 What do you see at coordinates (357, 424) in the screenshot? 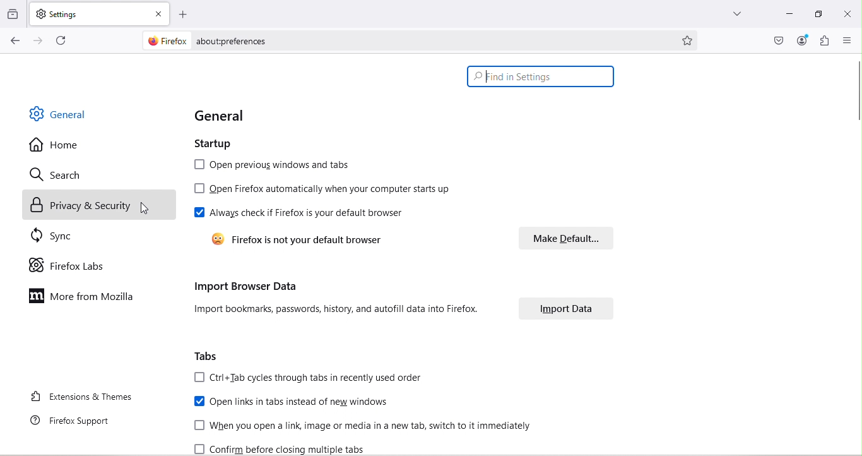
I see `When you open a link, image or media in a new tab, switch to it immediately` at bounding box center [357, 424].